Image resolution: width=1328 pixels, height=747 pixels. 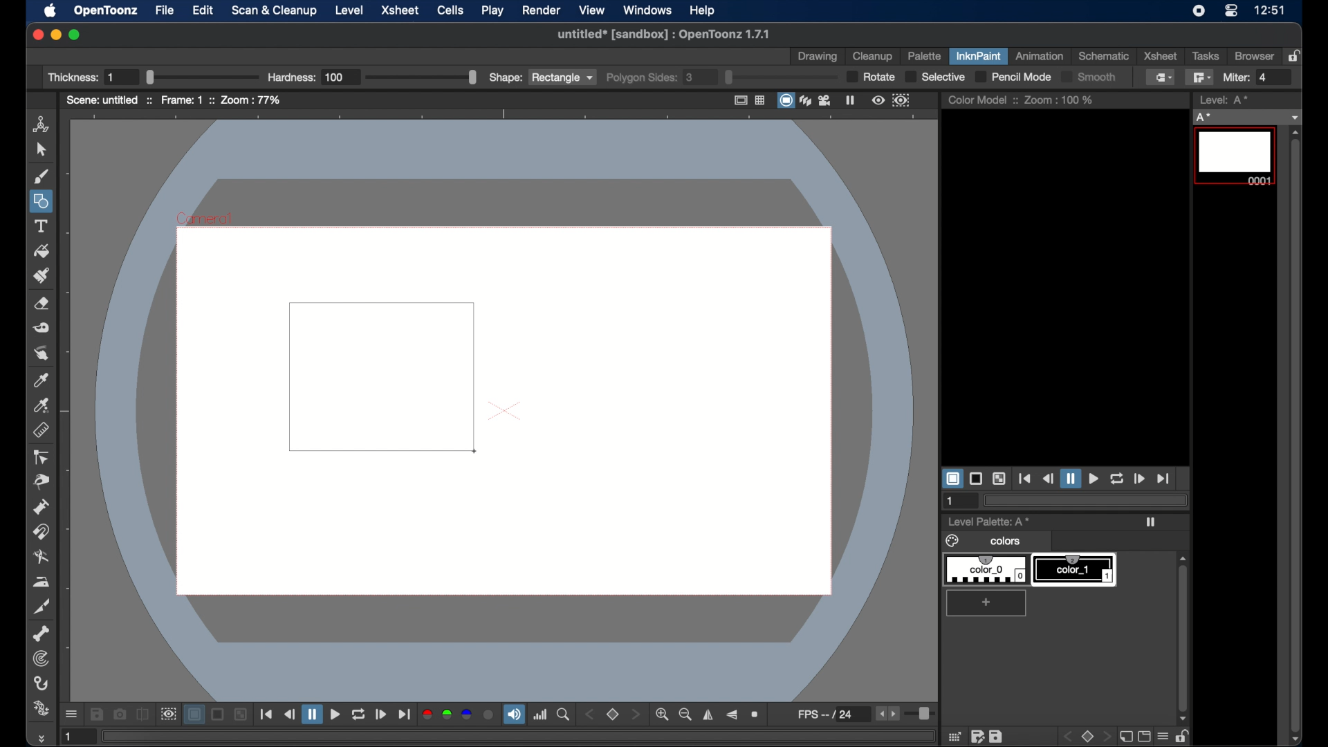 I want to click on edit, so click(x=203, y=10).